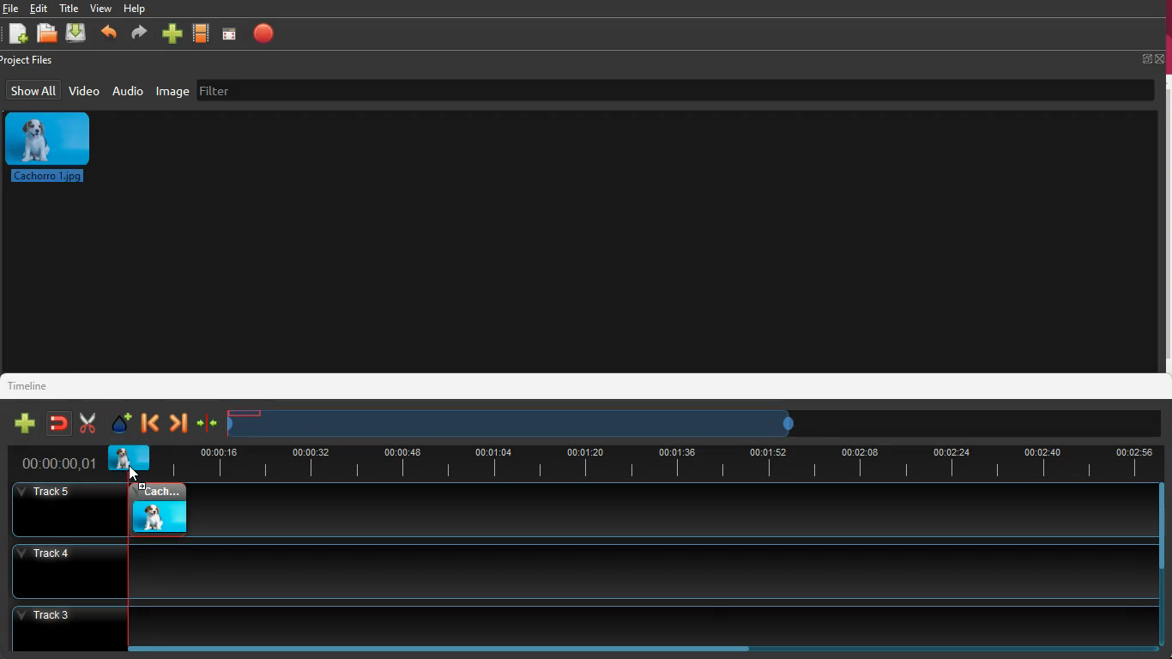 Image resolution: width=1172 pixels, height=659 pixels. Describe the element at coordinates (130, 91) in the screenshot. I see `audio` at that location.